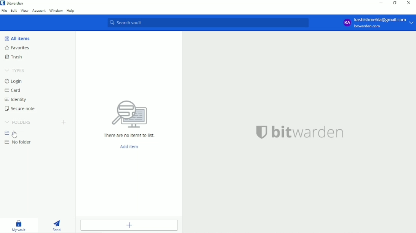  Describe the element at coordinates (39, 11) in the screenshot. I see `Account` at that location.